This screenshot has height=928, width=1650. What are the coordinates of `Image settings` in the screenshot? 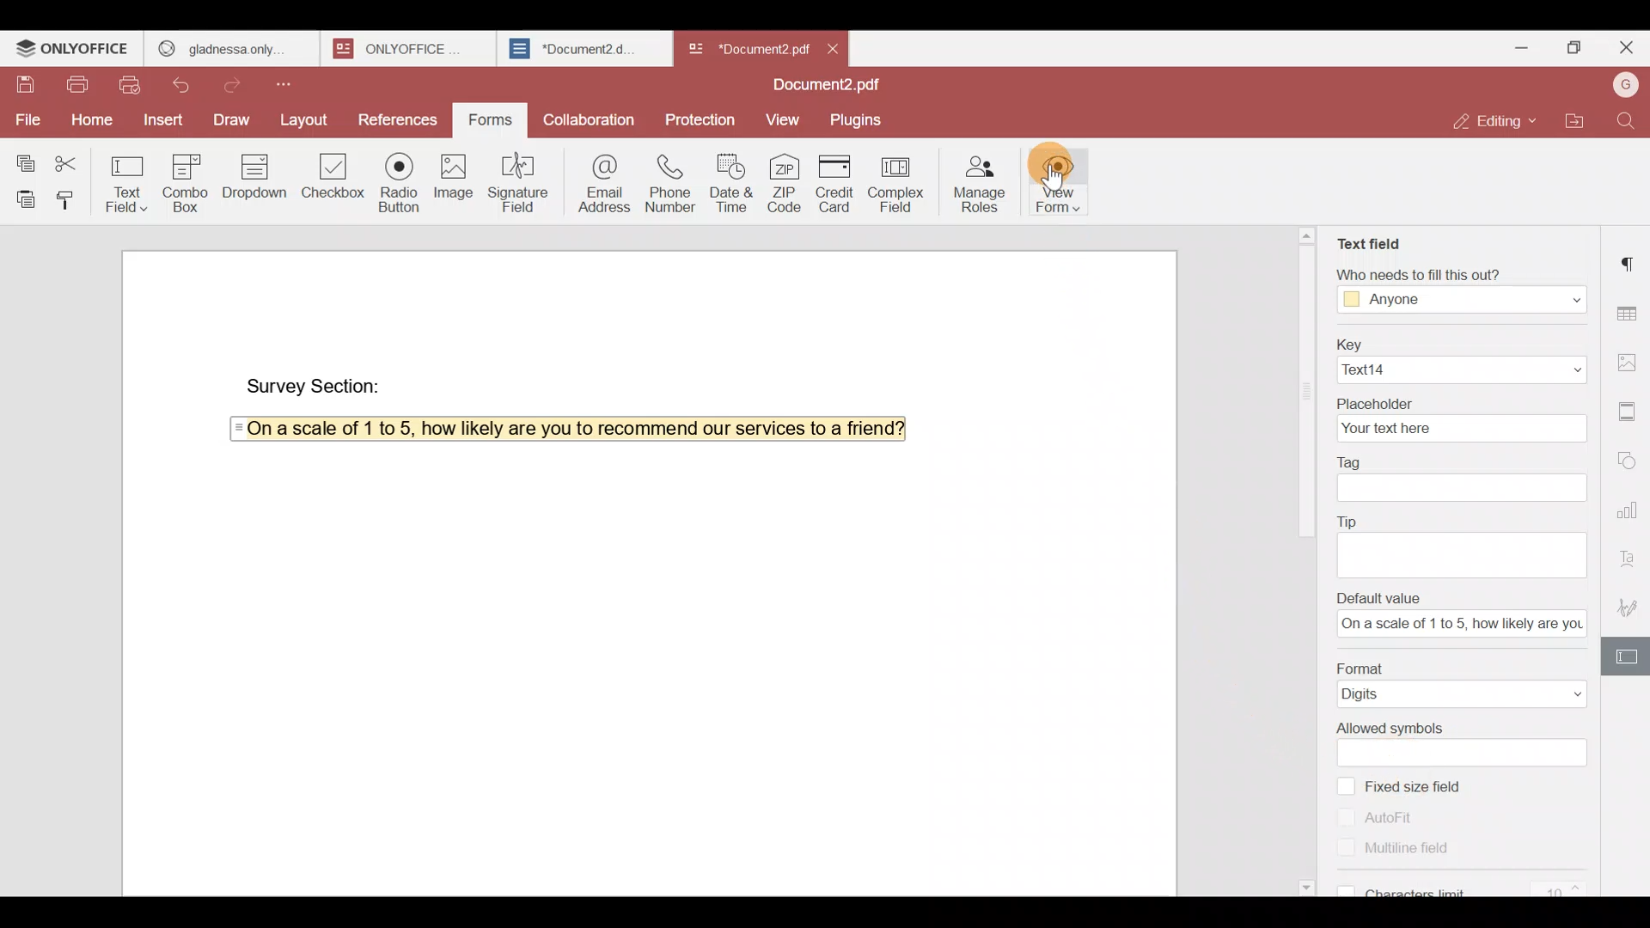 It's located at (1629, 357).